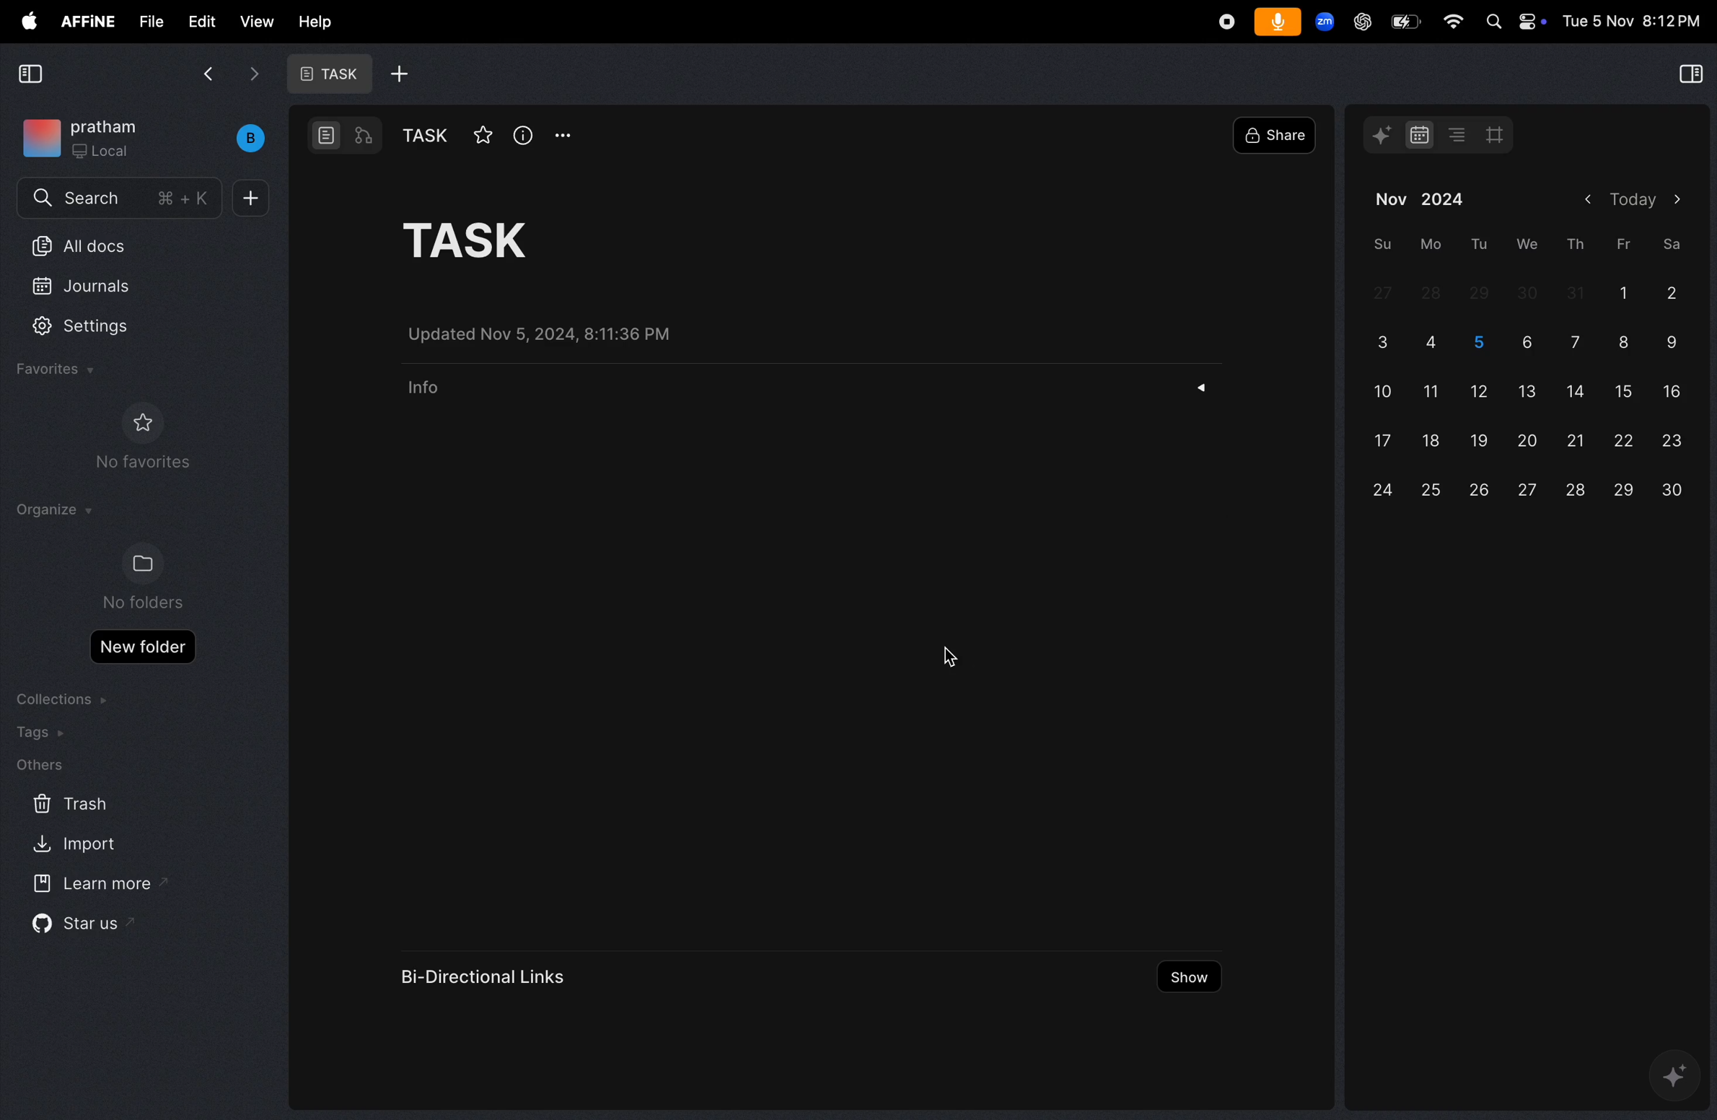 The image size is (1717, 1120). Describe the element at coordinates (1384, 135) in the screenshot. I see `ai` at that location.